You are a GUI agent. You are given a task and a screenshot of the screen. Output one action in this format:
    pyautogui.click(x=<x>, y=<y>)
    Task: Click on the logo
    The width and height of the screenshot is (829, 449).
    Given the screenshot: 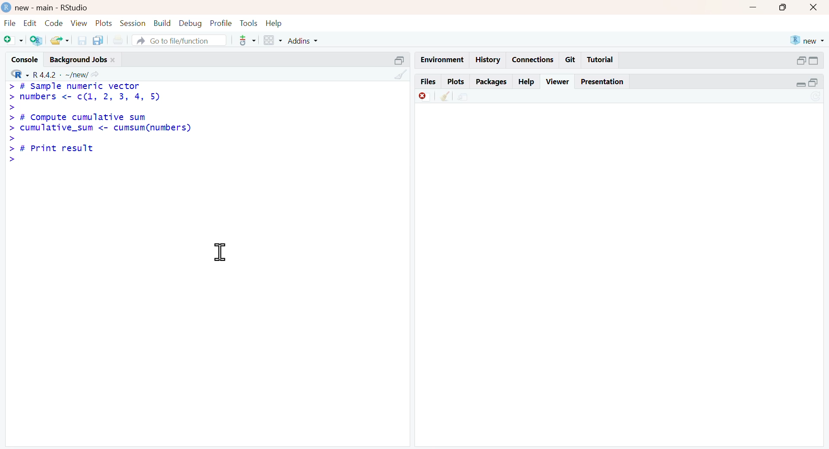 What is the action you would take?
    pyautogui.click(x=6, y=8)
    